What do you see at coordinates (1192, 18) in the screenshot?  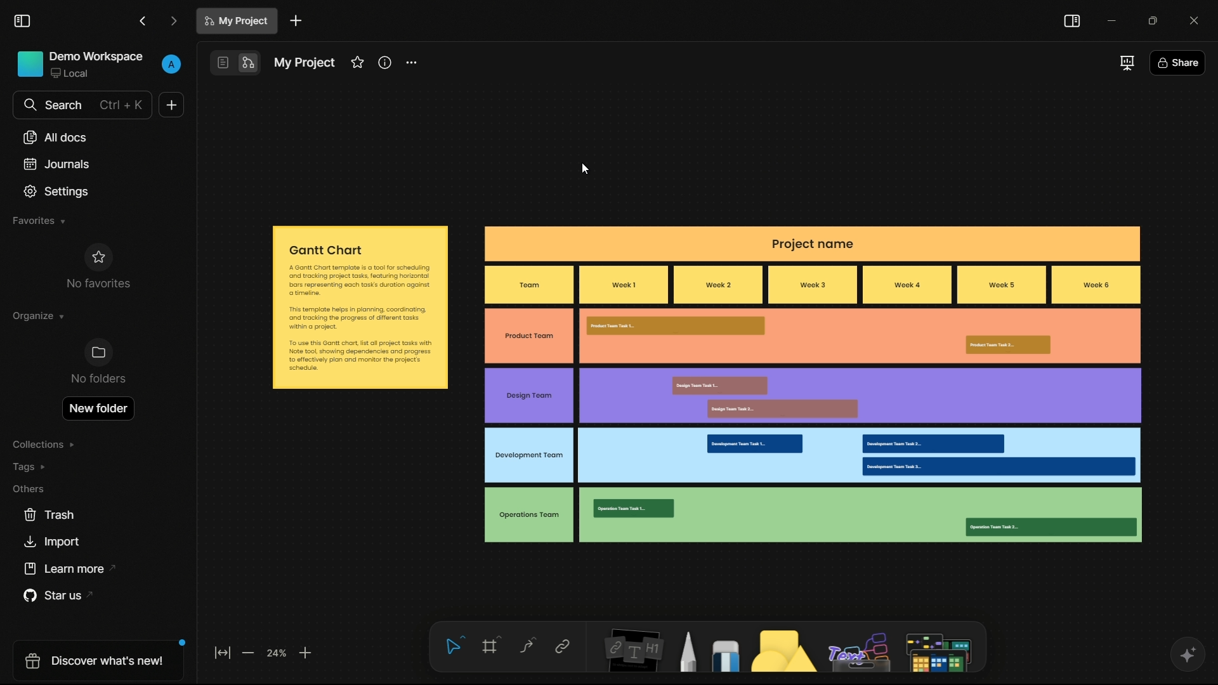 I see `close app` at bounding box center [1192, 18].